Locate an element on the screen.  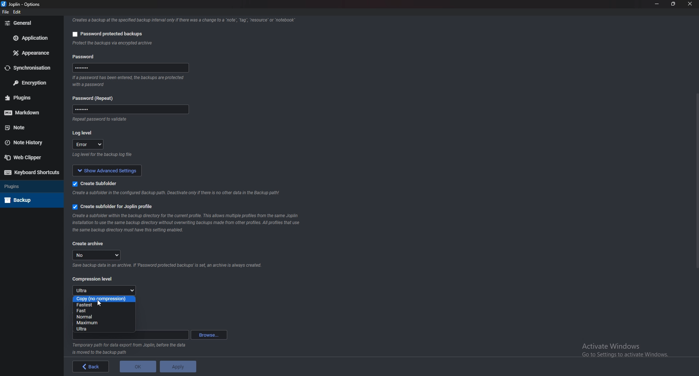
ok is located at coordinates (135, 368).